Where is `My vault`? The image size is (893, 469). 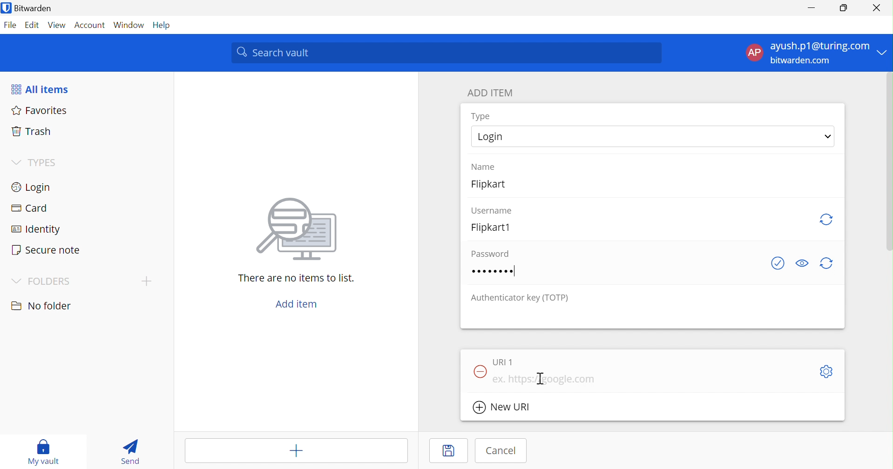
My vault is located at coordinates (45, 451).